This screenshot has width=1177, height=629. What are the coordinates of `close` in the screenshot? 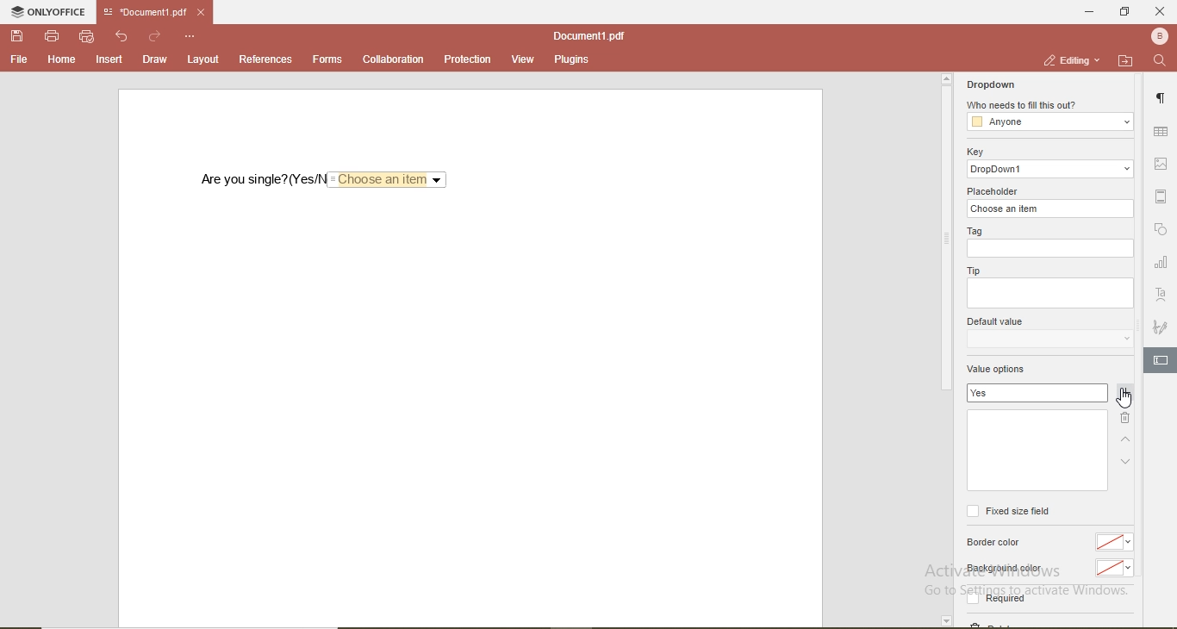 It's located at (1161, 12).